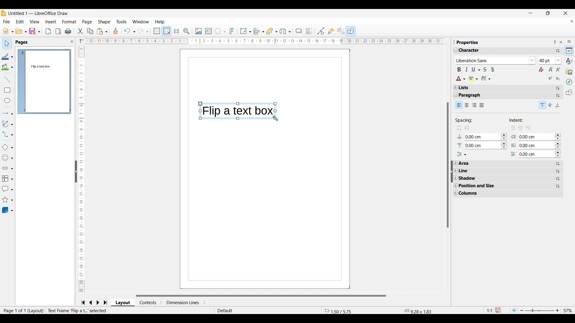 The width and height of the screenshot is (575, 323). What do you see at coordinates (309, 31) in the screenshot?
I see `Crop image` at bounding box center [309, 31].